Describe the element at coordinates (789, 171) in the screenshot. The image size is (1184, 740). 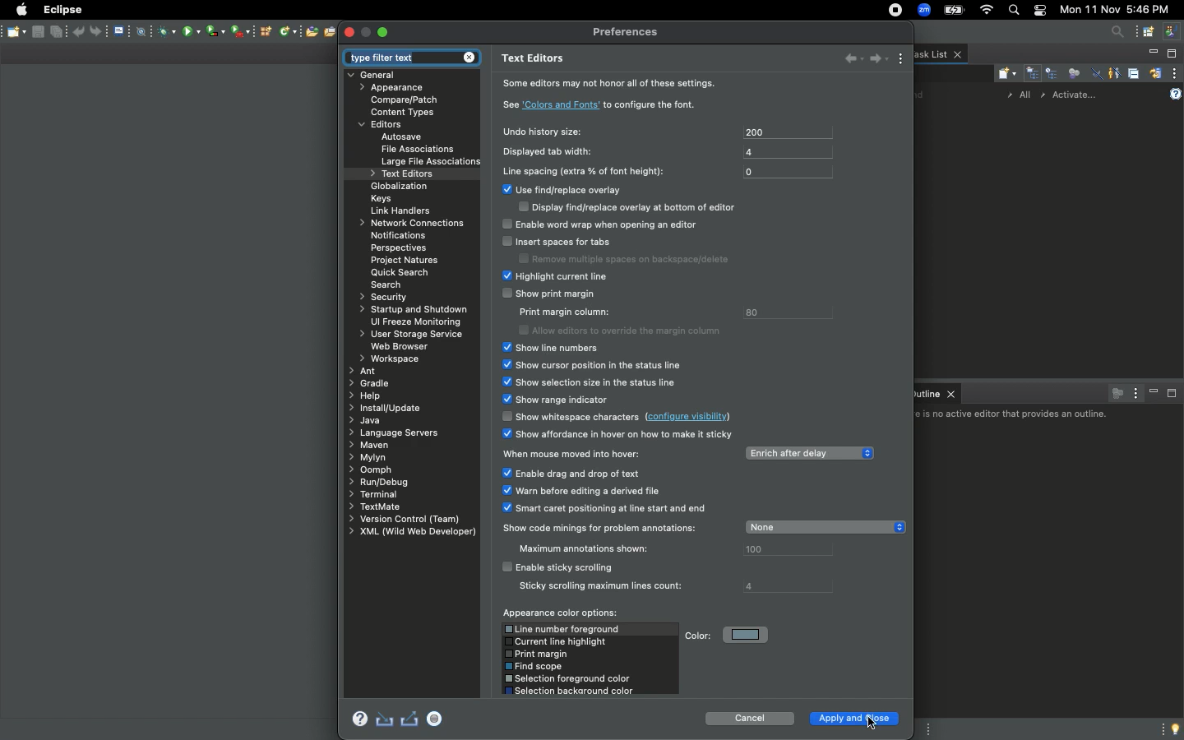
I see `0` at that location.